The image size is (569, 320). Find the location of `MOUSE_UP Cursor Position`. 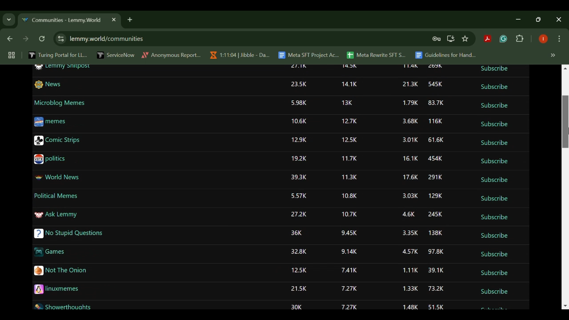

MOUSE_UP Cursor Position is located at coordinates (565, 133).